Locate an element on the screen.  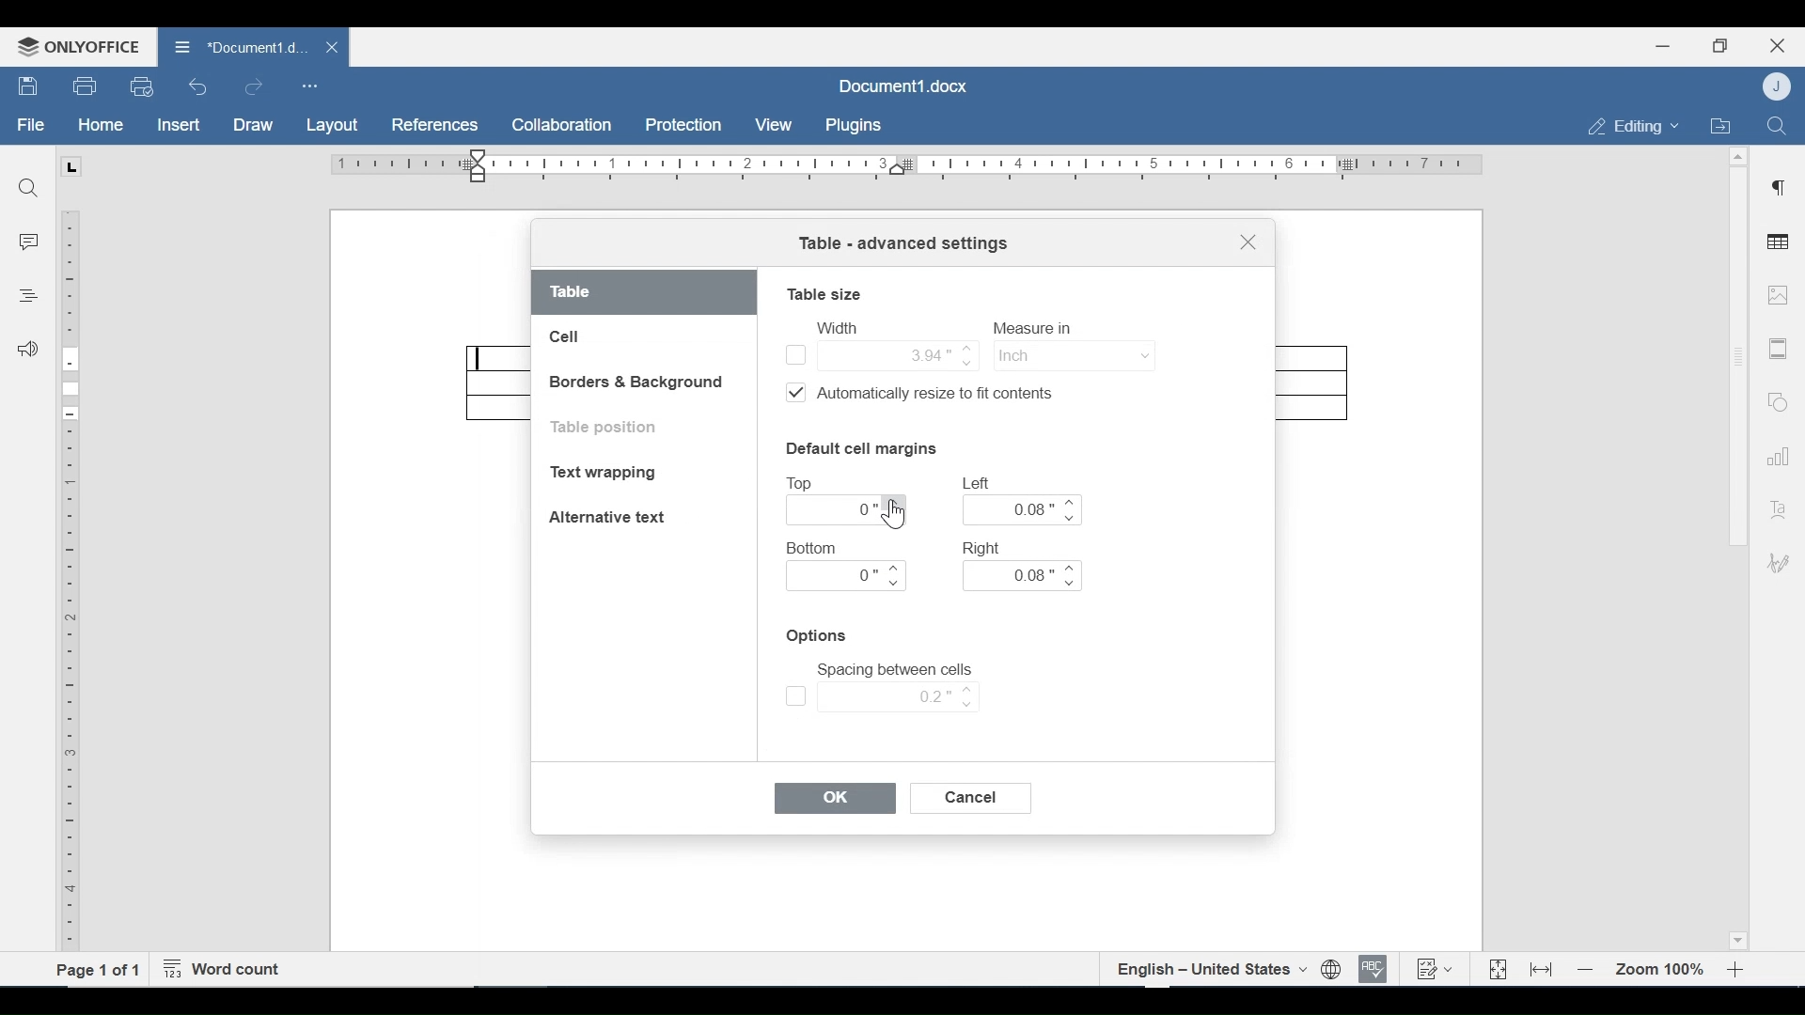
0.08 is located at coordinates (1021, 576).